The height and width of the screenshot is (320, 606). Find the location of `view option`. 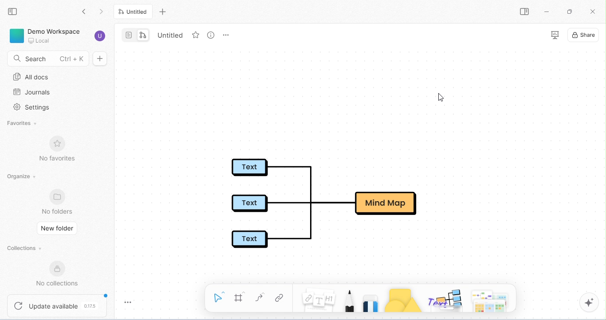

view option is located at coordinates (212, 37).